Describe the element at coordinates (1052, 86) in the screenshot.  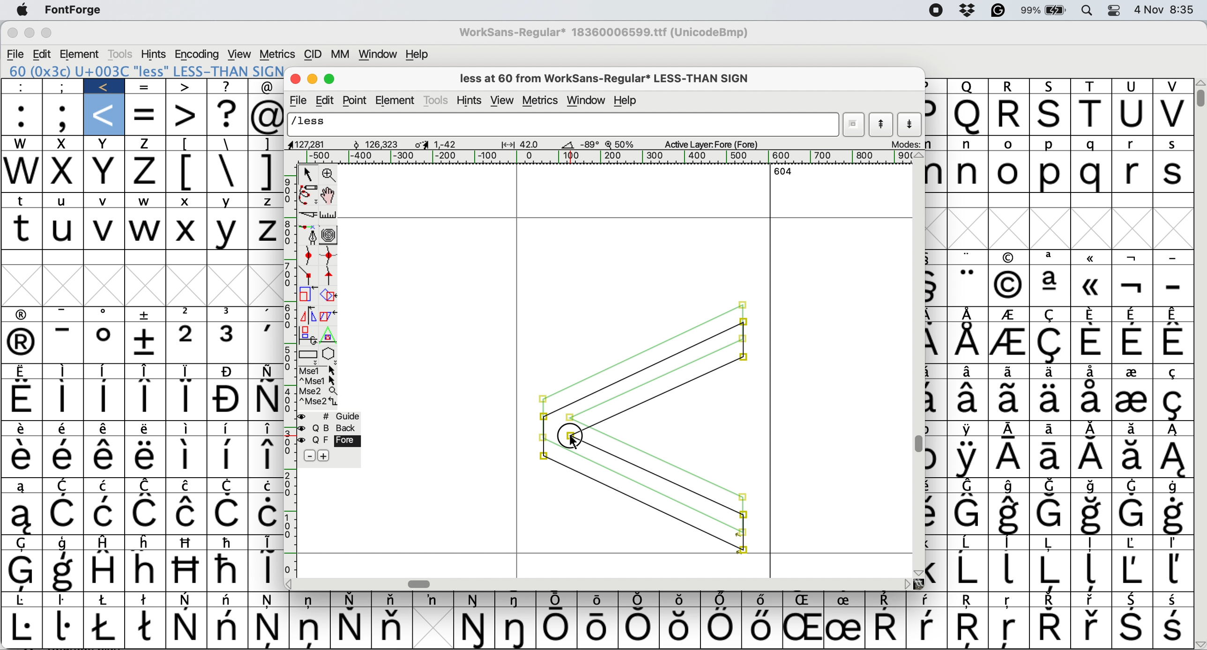
I see `s` at that location.